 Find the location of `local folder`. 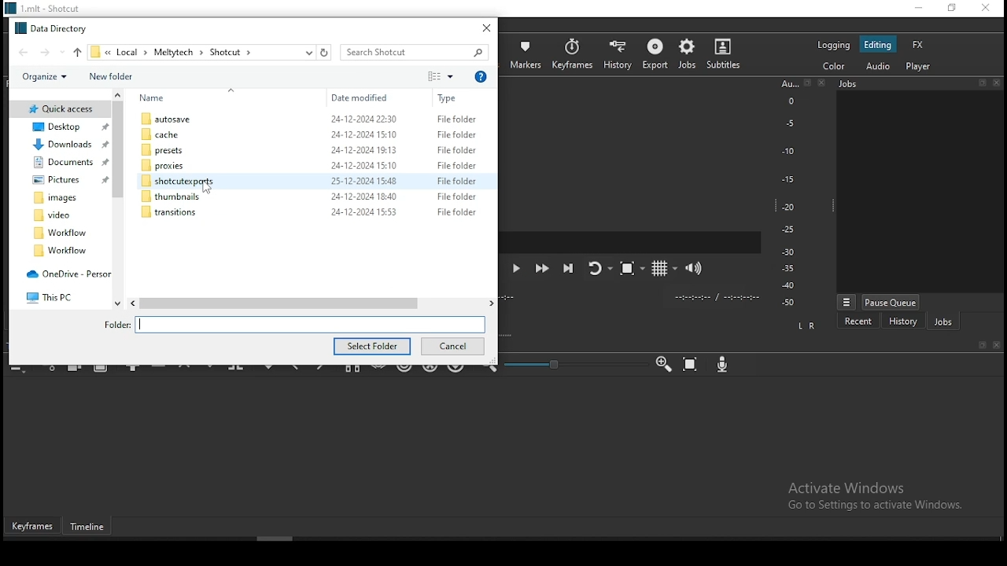

local folder is located at coordinates (56, 215).